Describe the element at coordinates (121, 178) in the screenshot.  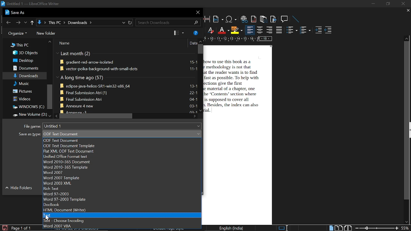
I see `word 2007 template` at that location.